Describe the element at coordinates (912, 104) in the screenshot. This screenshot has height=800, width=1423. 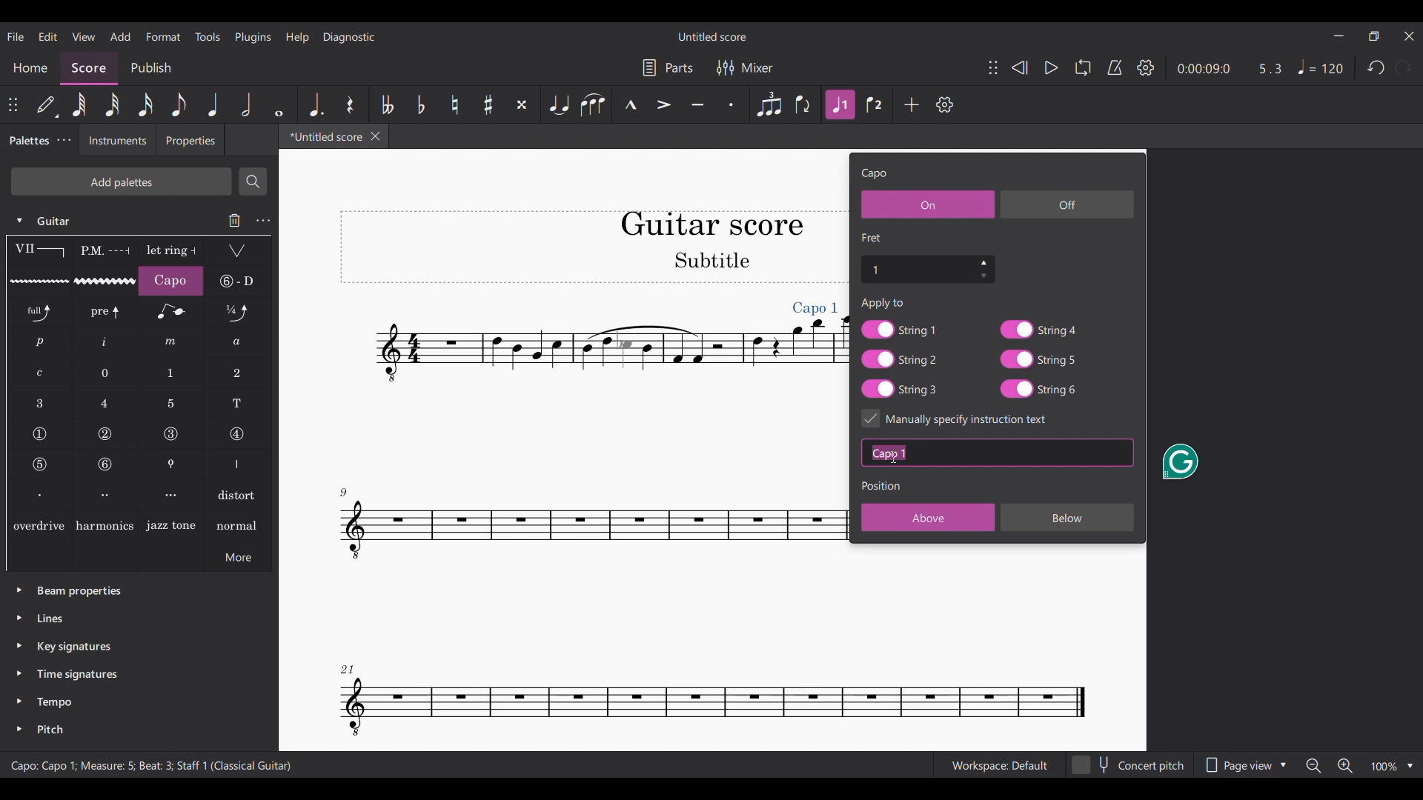
I see `Add` at that location.